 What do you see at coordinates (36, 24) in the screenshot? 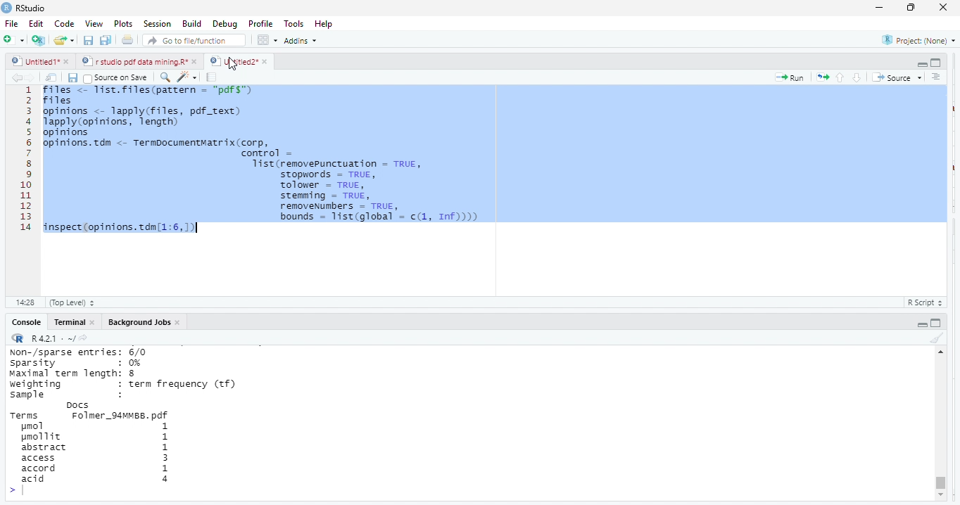
I see `edit` at bounding box center [36, 24].